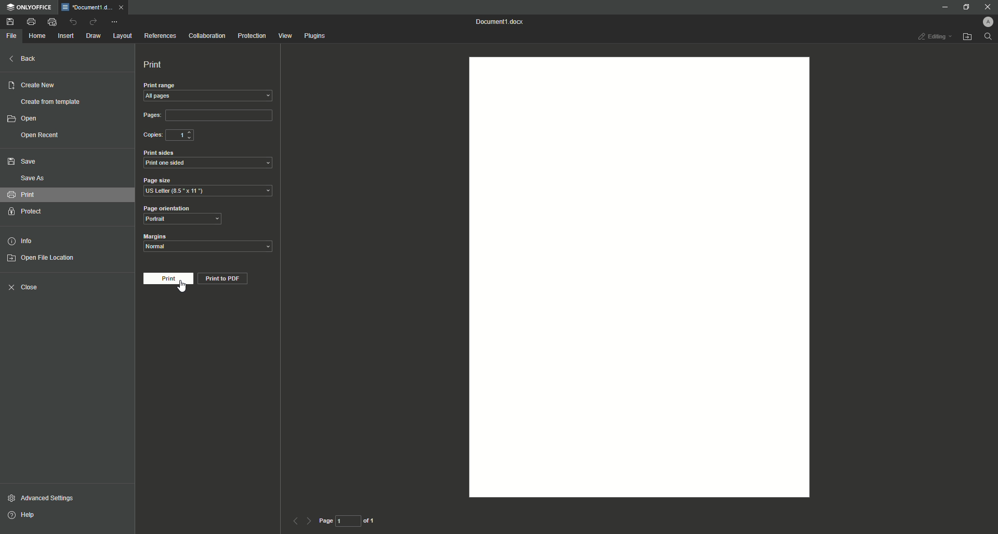  Describe the element at coordinates (284, 35) in the screenshot. I see `View` at that location.